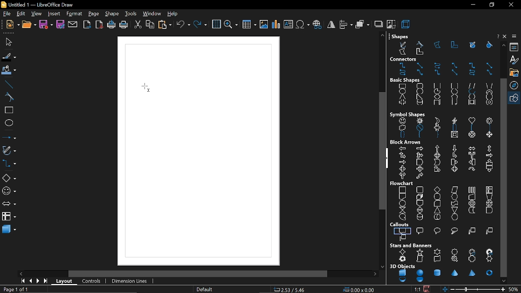 The width and height of the screenshot is (521, 293). Describe the element at coordinates (387, 159) in the screenshot. I see `hide` at that location.